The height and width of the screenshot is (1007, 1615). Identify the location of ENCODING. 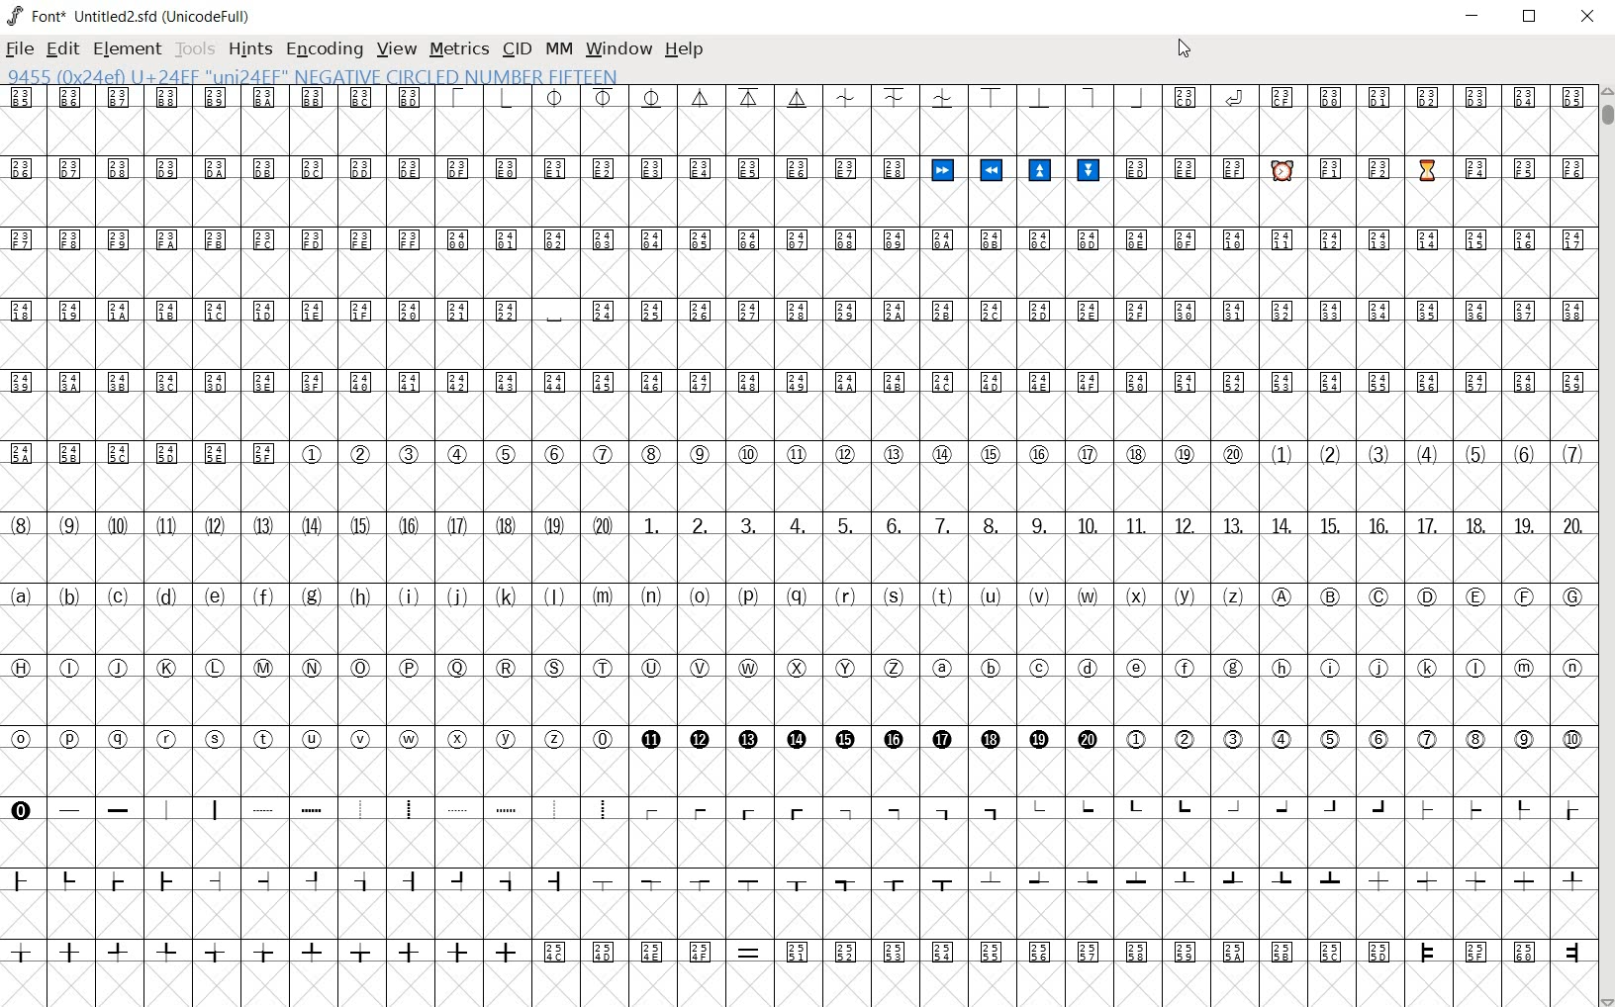
(323, 49).